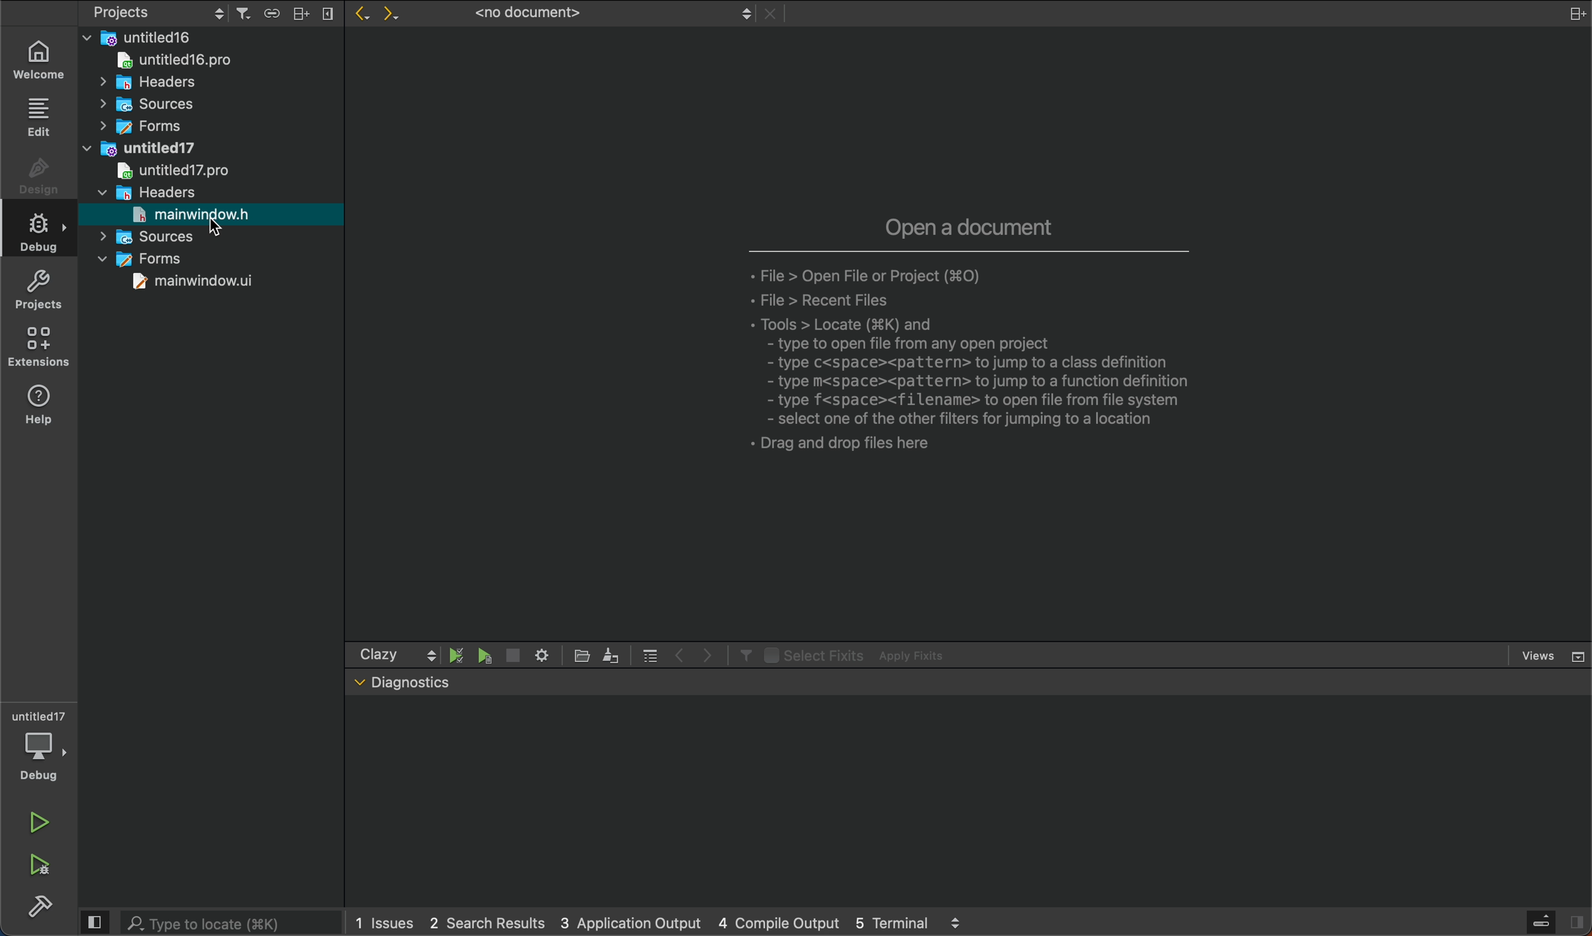 Image resolution: width=1592 pixels, height=936 pixels. Describe the element at coordinates (37, 747) in the screenshot. I see `debugger` at that location.